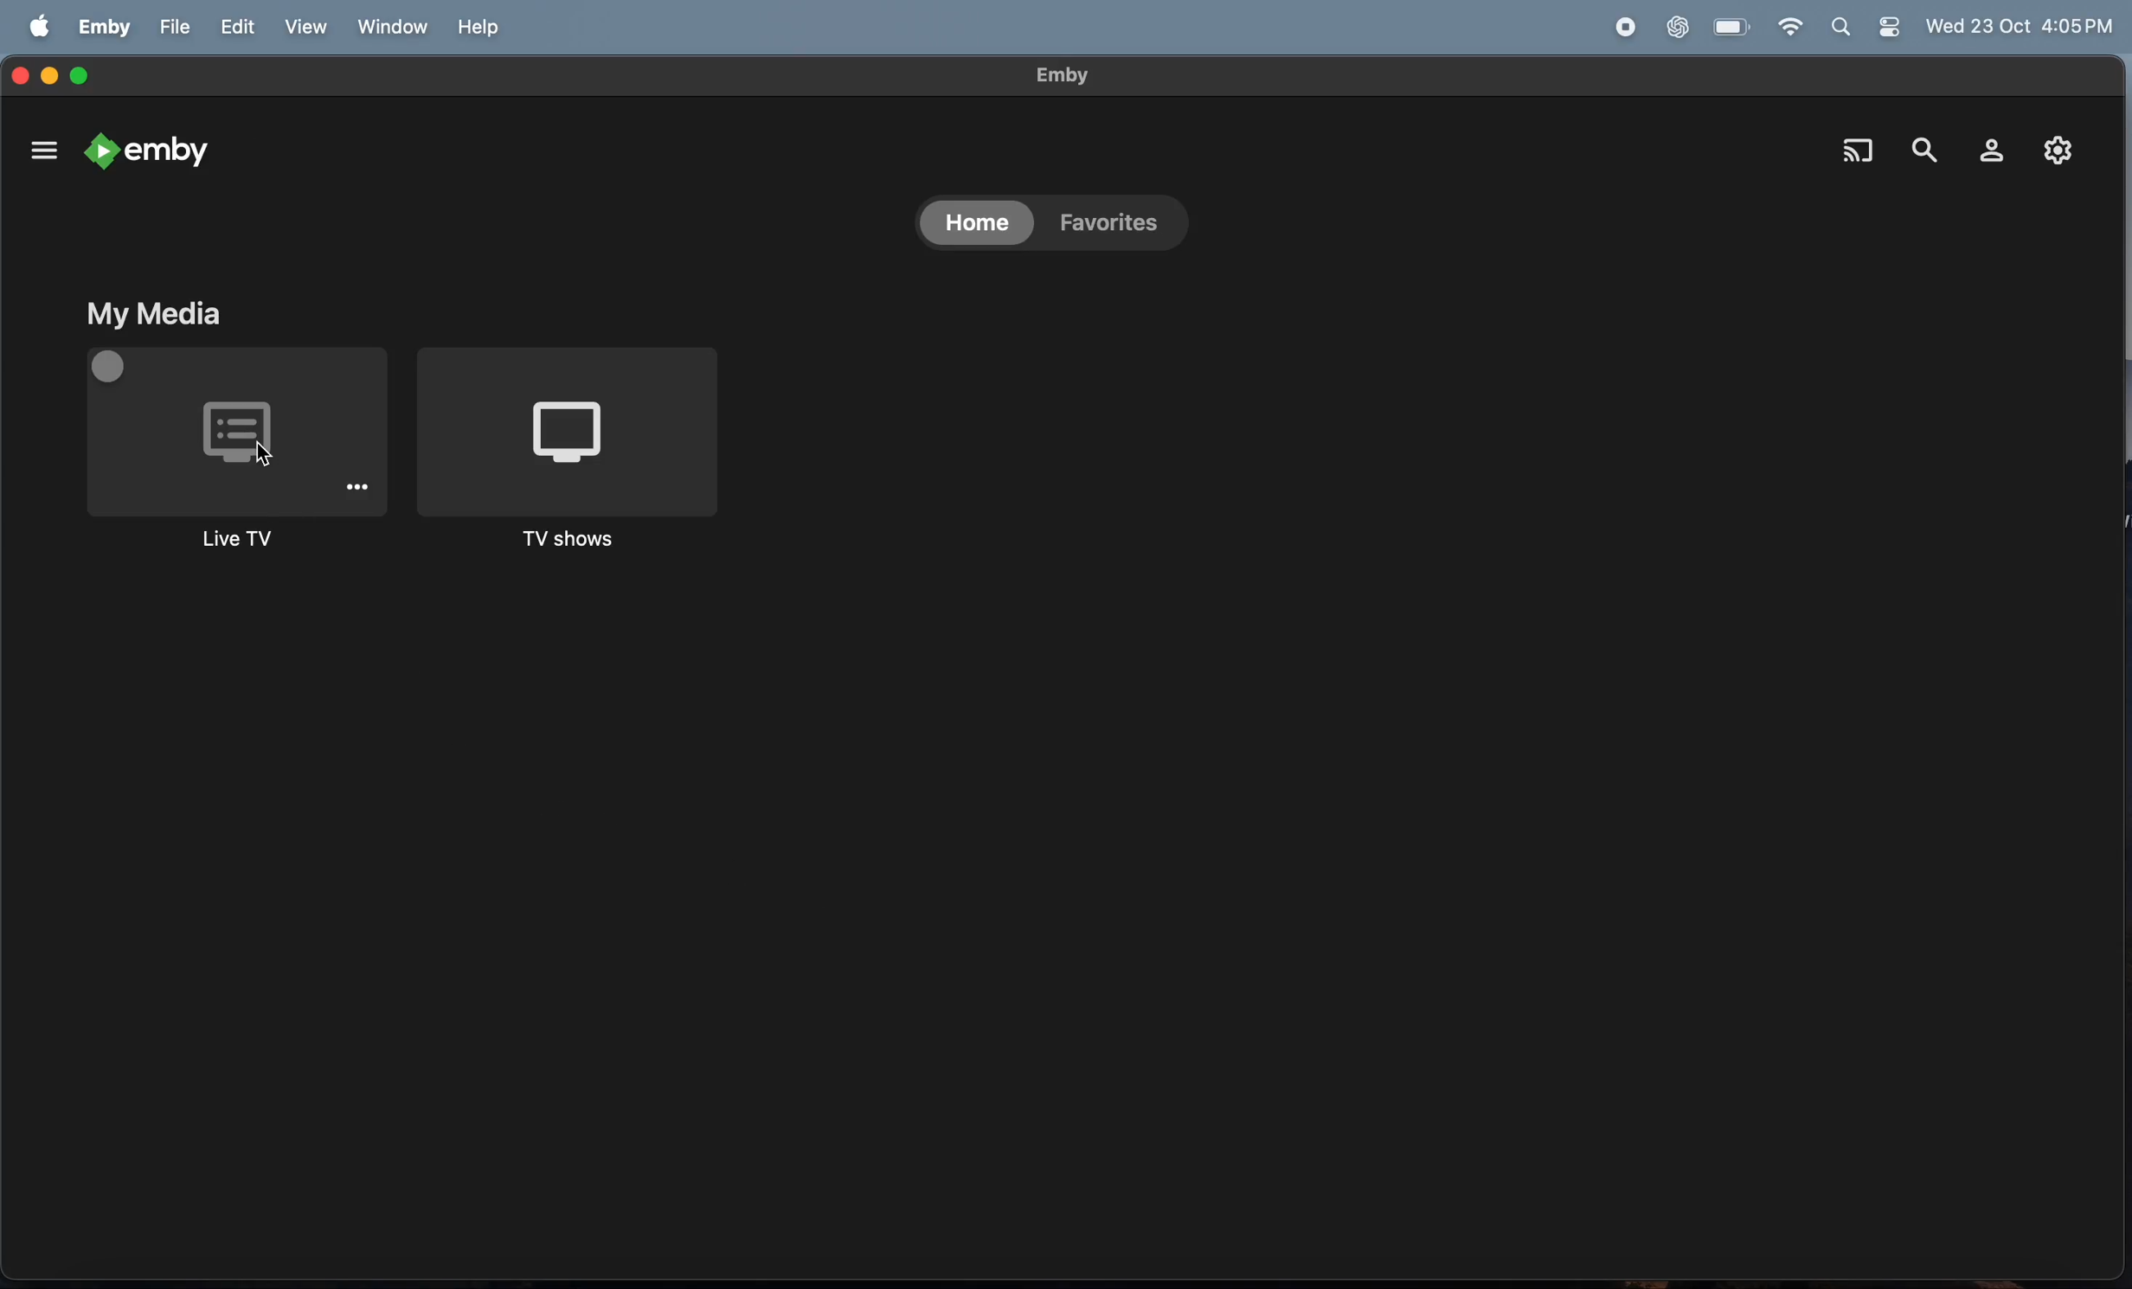 The image size is (2132, 1289). Describe the element at coordinates (2054, 151) in the screenshot. I see `setting` at that location.